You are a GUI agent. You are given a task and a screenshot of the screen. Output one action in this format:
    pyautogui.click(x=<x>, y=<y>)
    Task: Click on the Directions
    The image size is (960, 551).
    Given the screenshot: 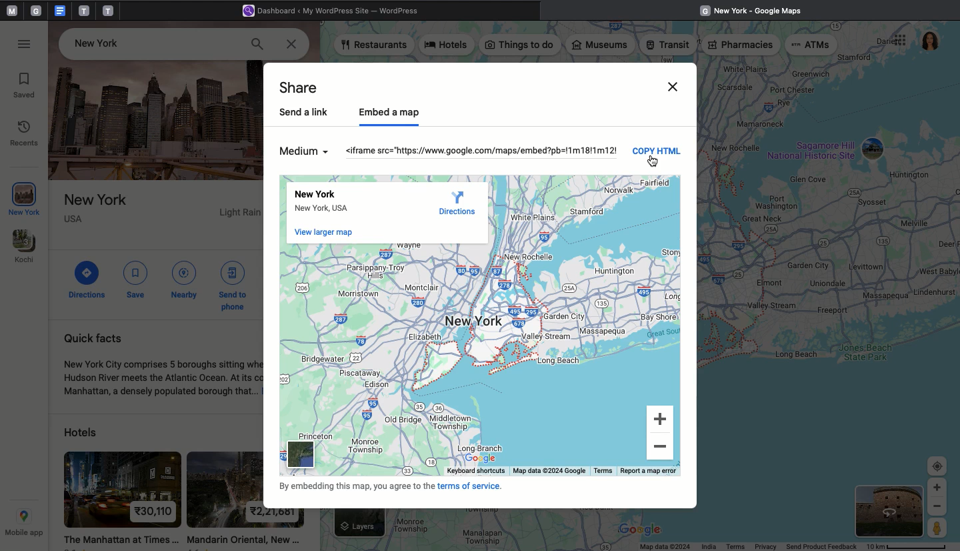 What is the action you would take?
    pyautogui.click(x=89, y=279)
    